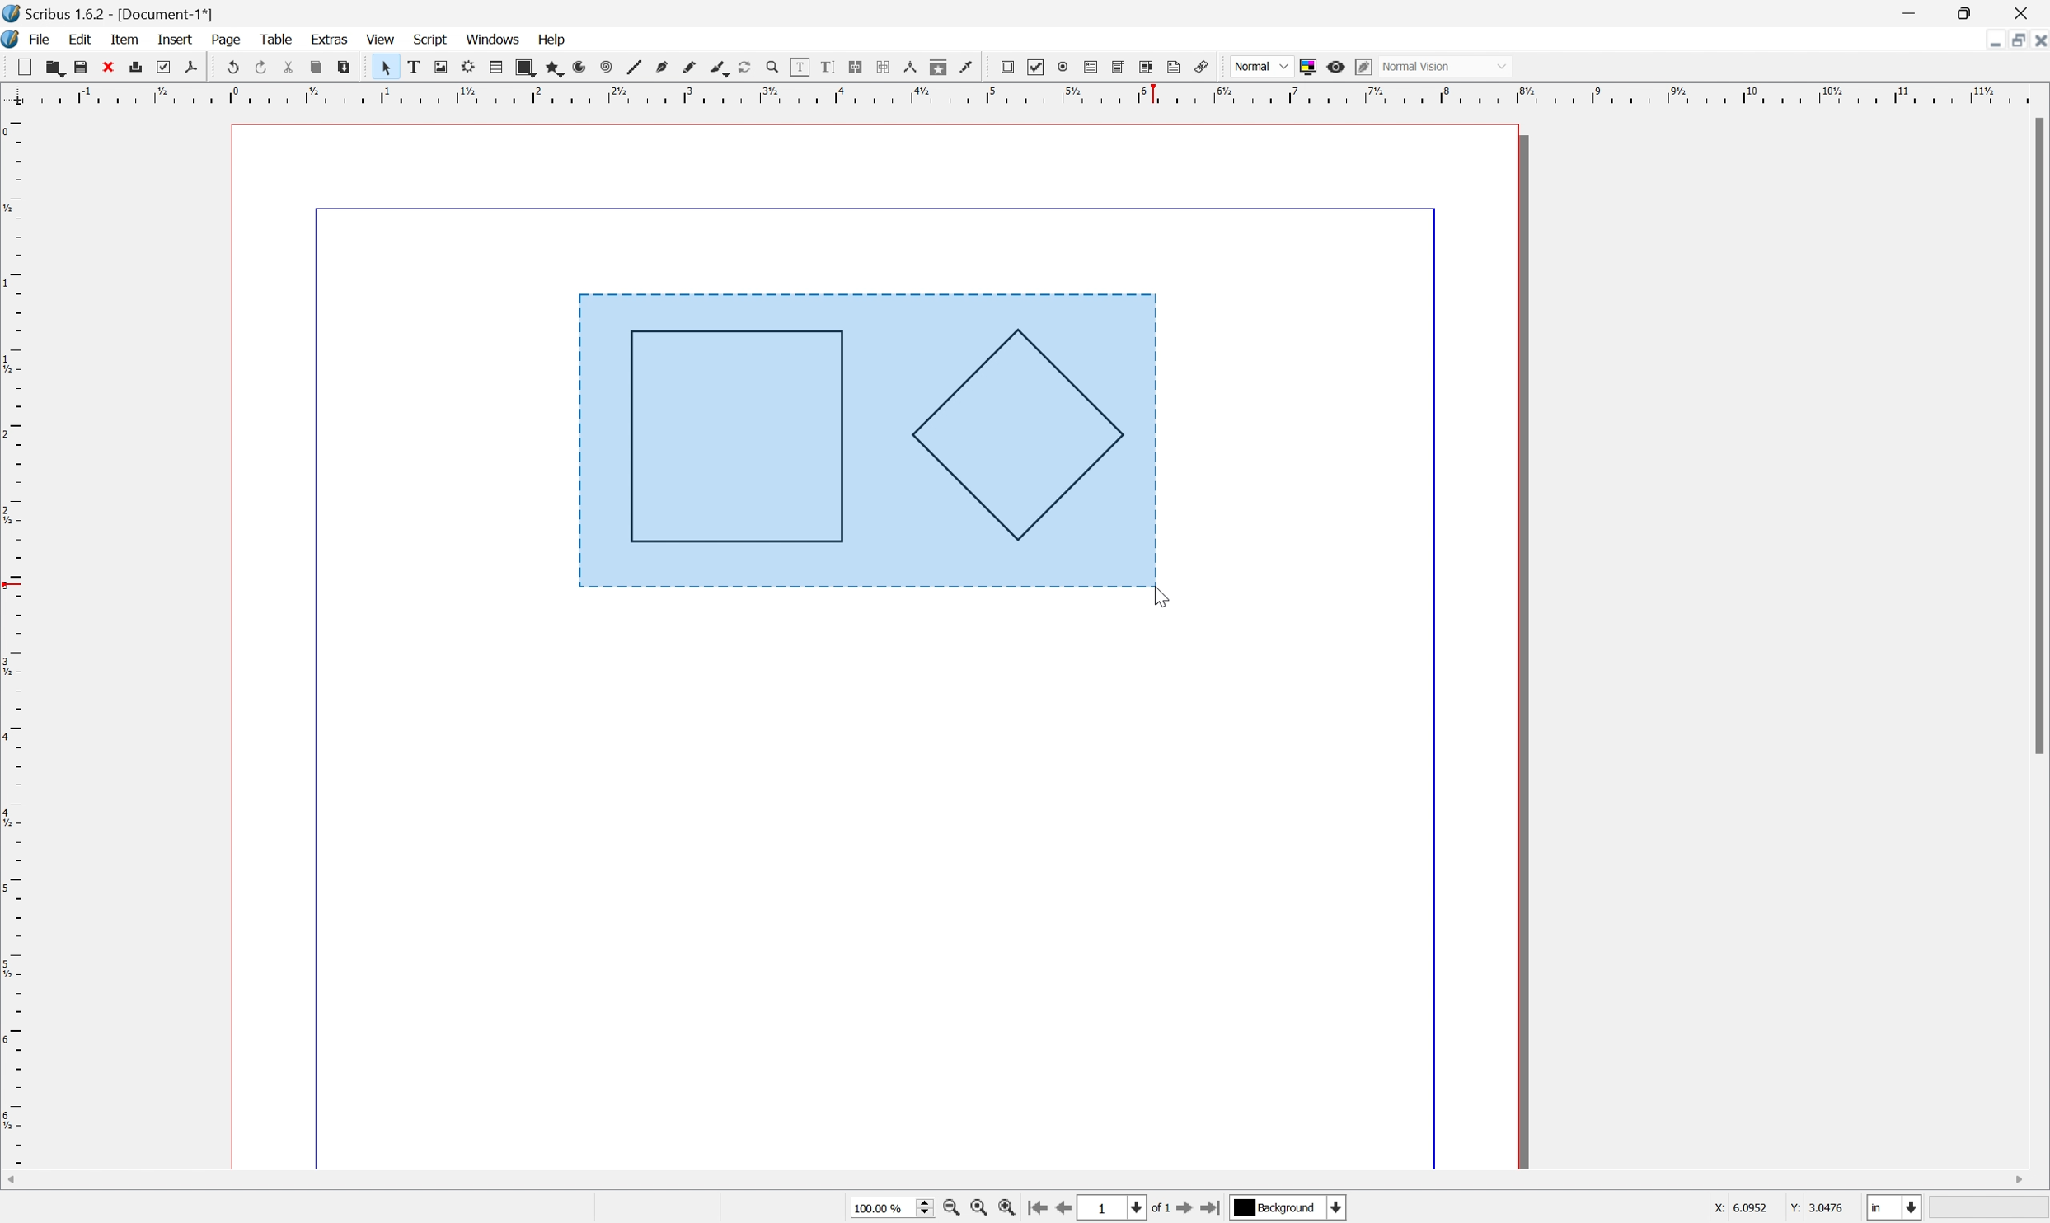 The image size is (2050, 1223). Describe the element at coordinates (18, 67) in the screenshot. I see `new` at that location.